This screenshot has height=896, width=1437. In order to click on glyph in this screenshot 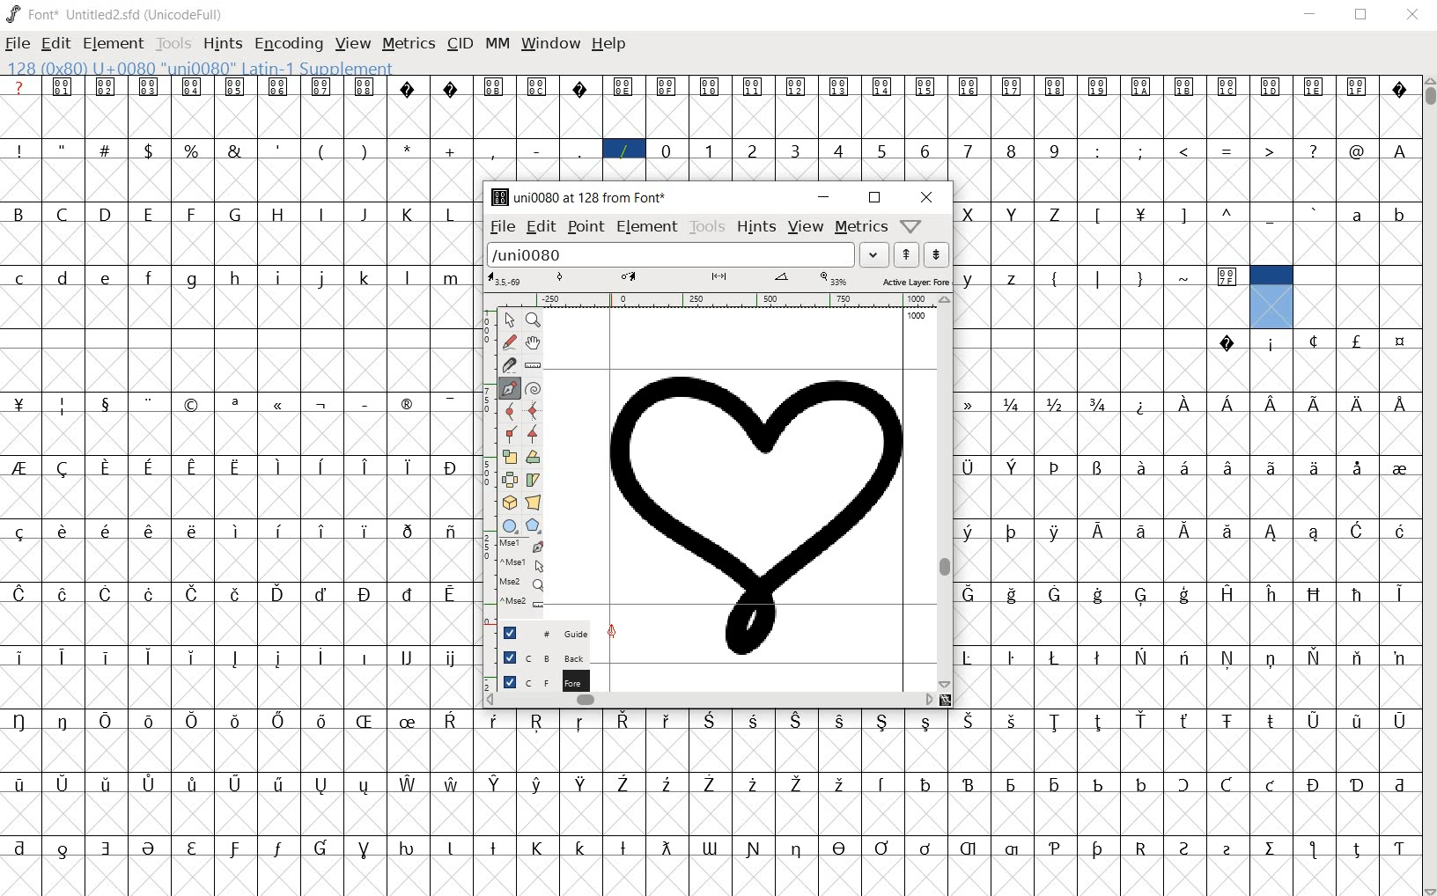, I will do `click(366, 405)`.